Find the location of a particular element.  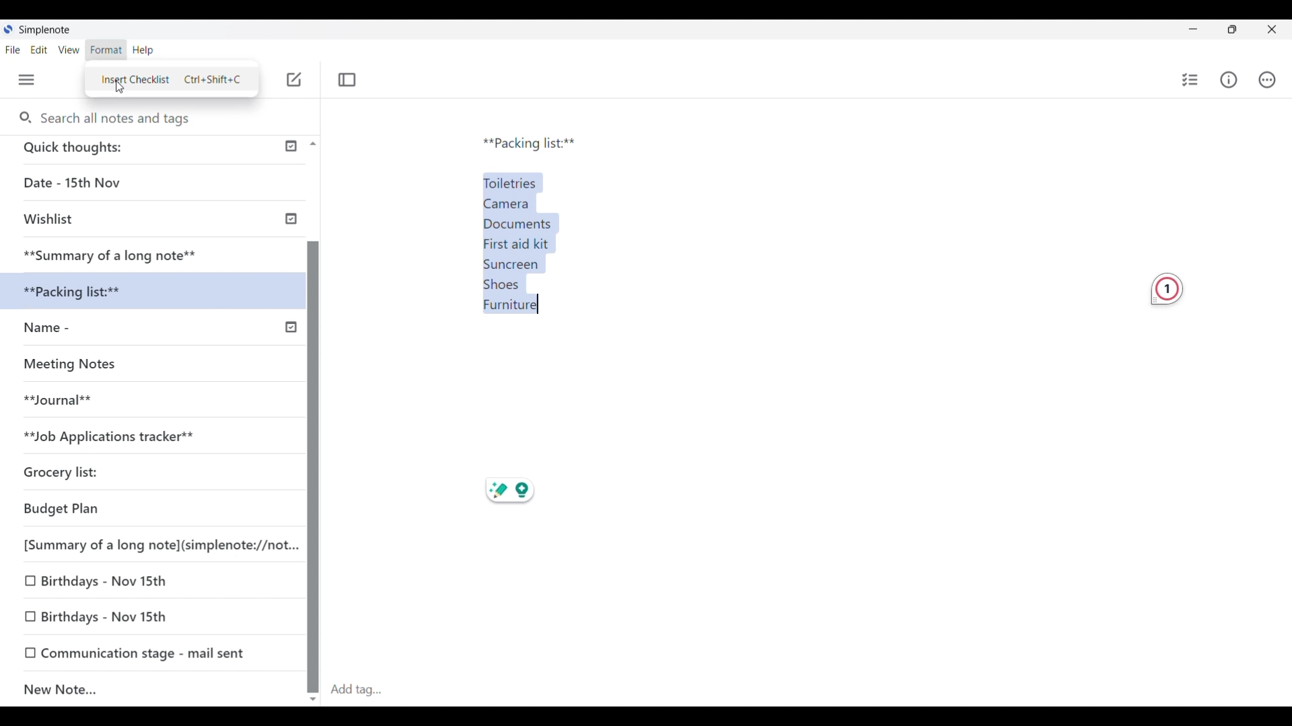

Format menu highlighted is located at coordinates (106, 50).